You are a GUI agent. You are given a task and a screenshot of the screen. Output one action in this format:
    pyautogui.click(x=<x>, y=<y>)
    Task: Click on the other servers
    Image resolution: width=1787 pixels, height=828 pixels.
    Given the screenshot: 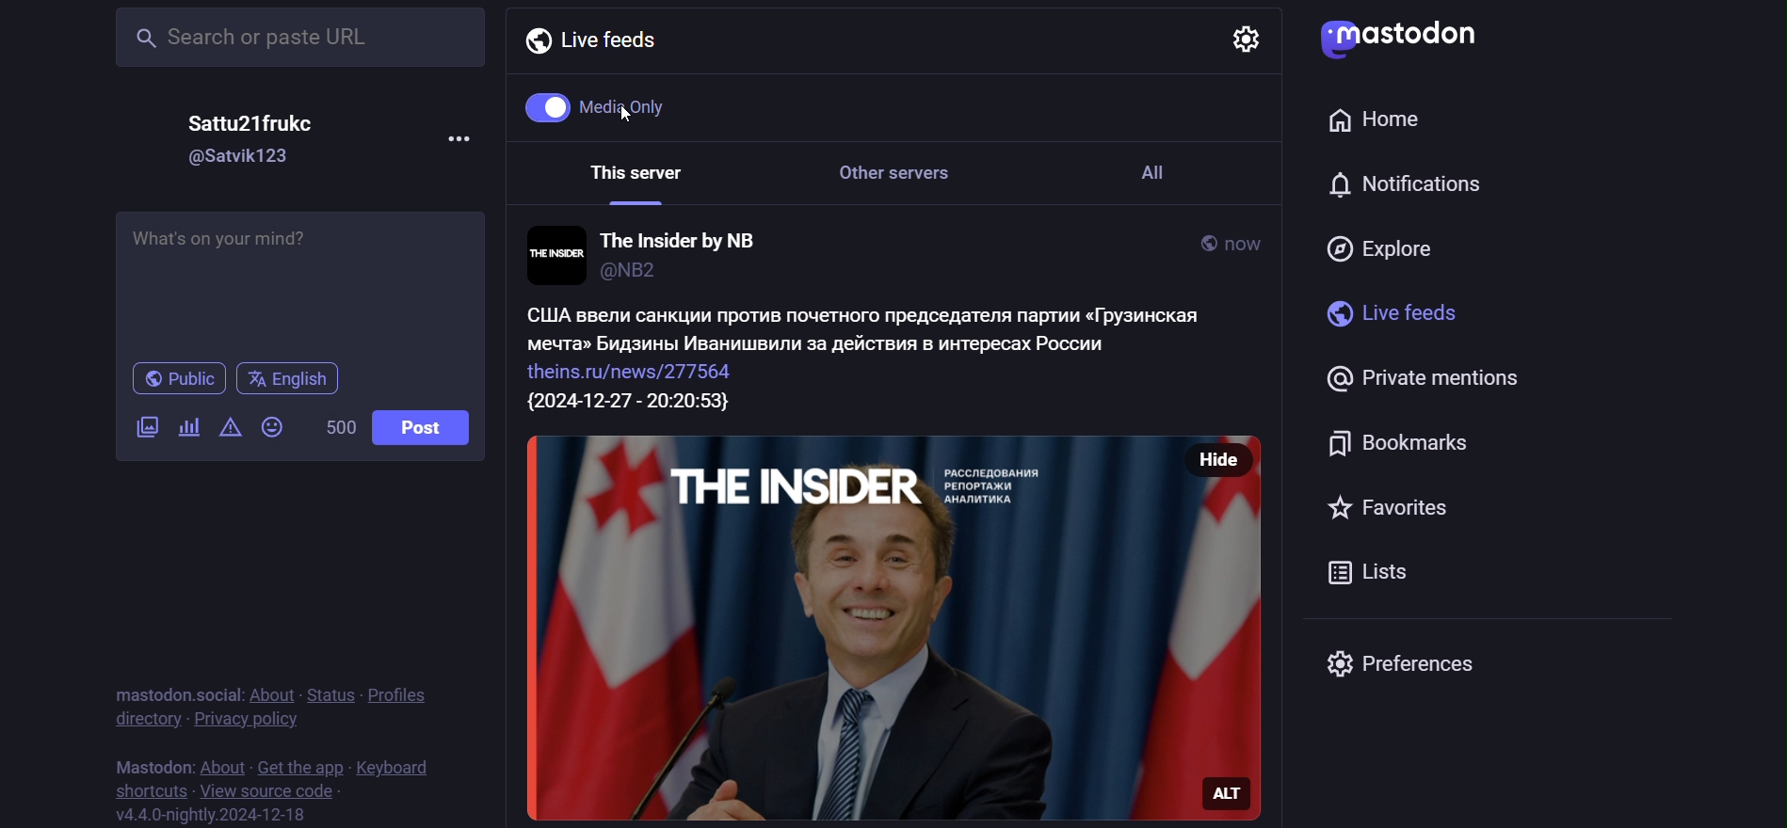 What is the action you would take?
    pyautogui.click(x=905, y=181)
    